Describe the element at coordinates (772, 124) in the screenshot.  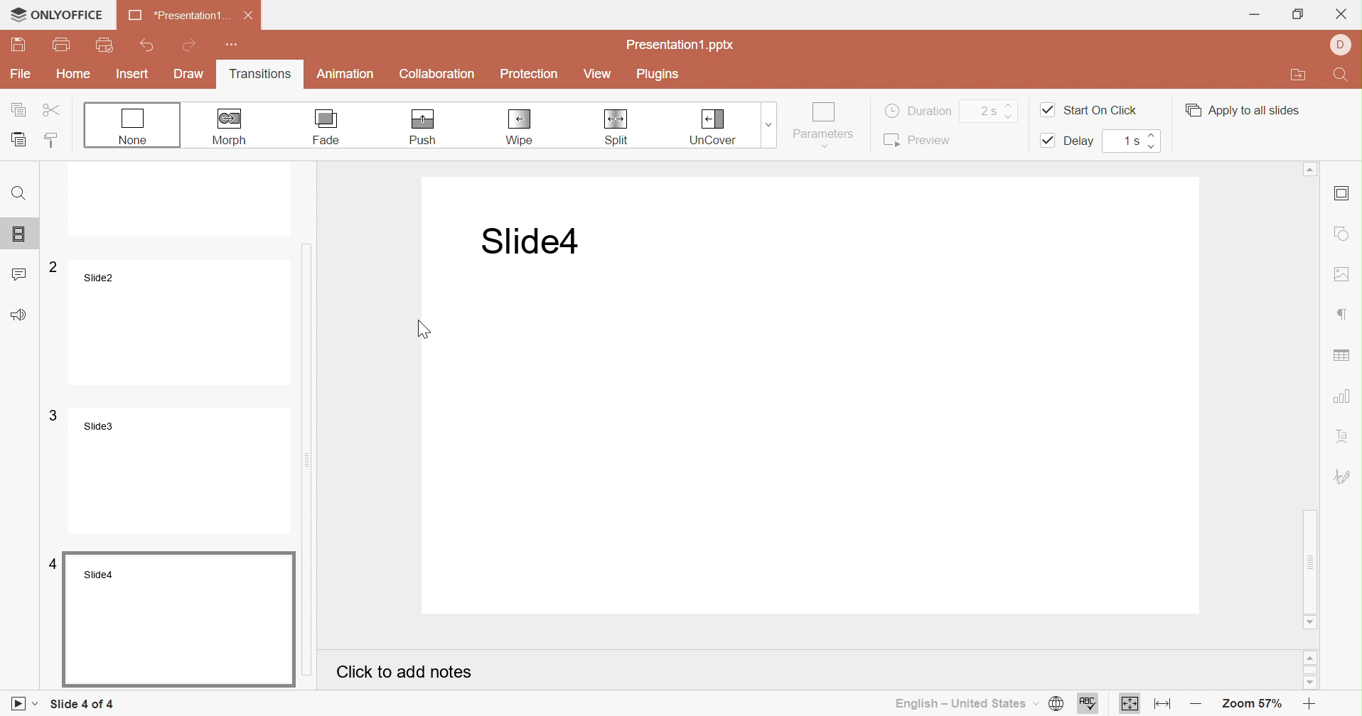
I see `Transitions drop down` at that location.